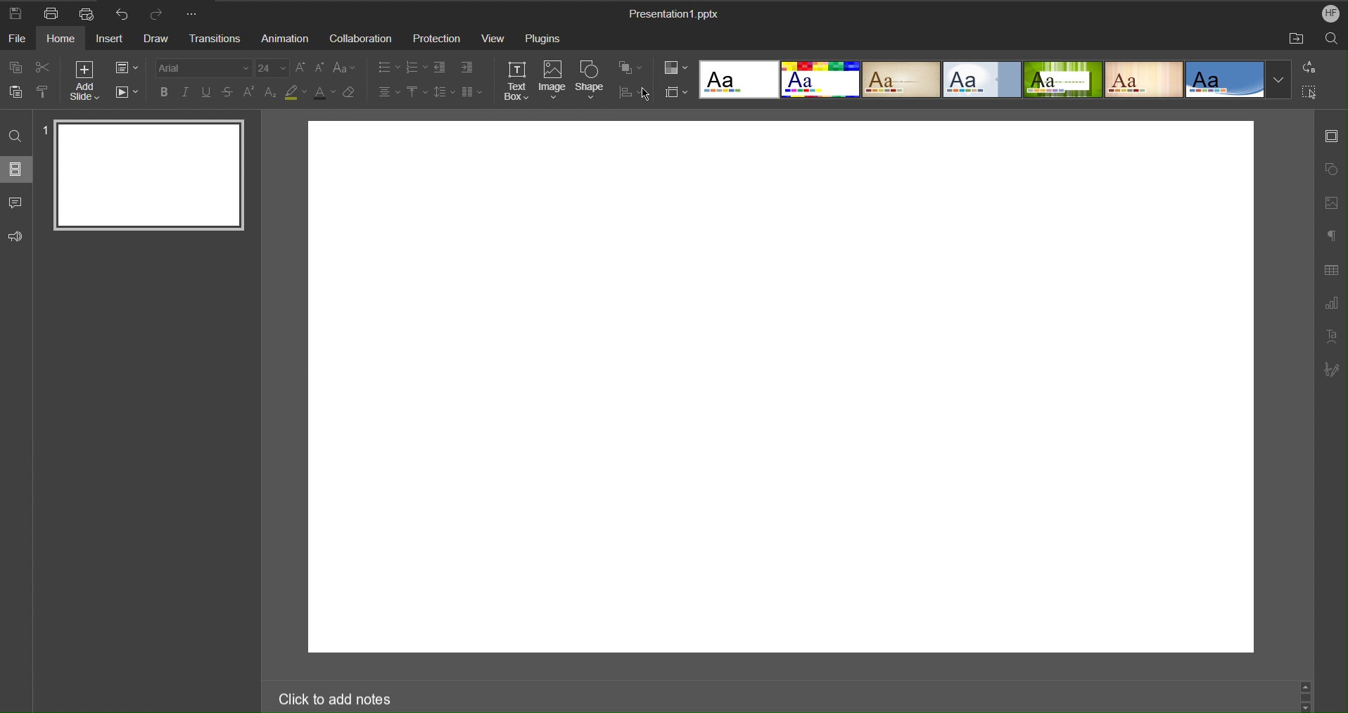  What do you see at coordinates (42, 68) in the screenshot?
I see `Cut` at bounding box center [42, 68].